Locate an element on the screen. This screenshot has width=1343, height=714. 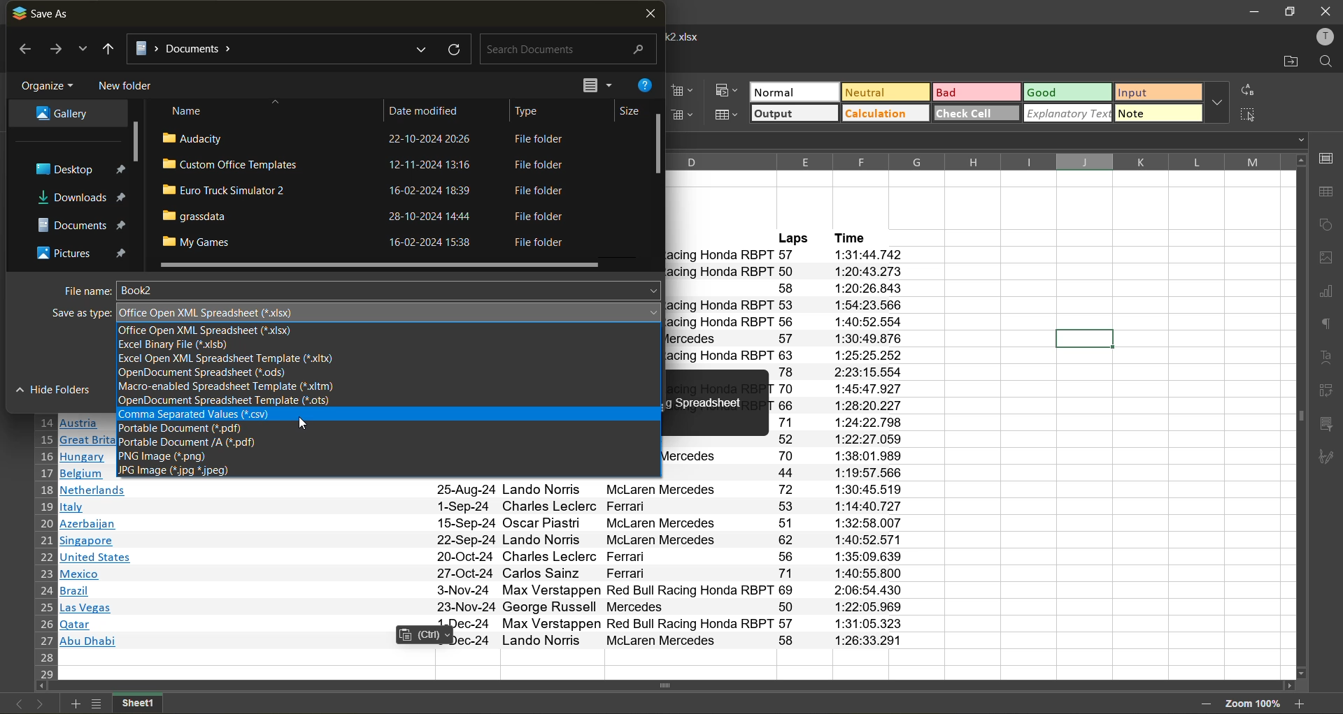
text info is located at coordinates (488, 558).